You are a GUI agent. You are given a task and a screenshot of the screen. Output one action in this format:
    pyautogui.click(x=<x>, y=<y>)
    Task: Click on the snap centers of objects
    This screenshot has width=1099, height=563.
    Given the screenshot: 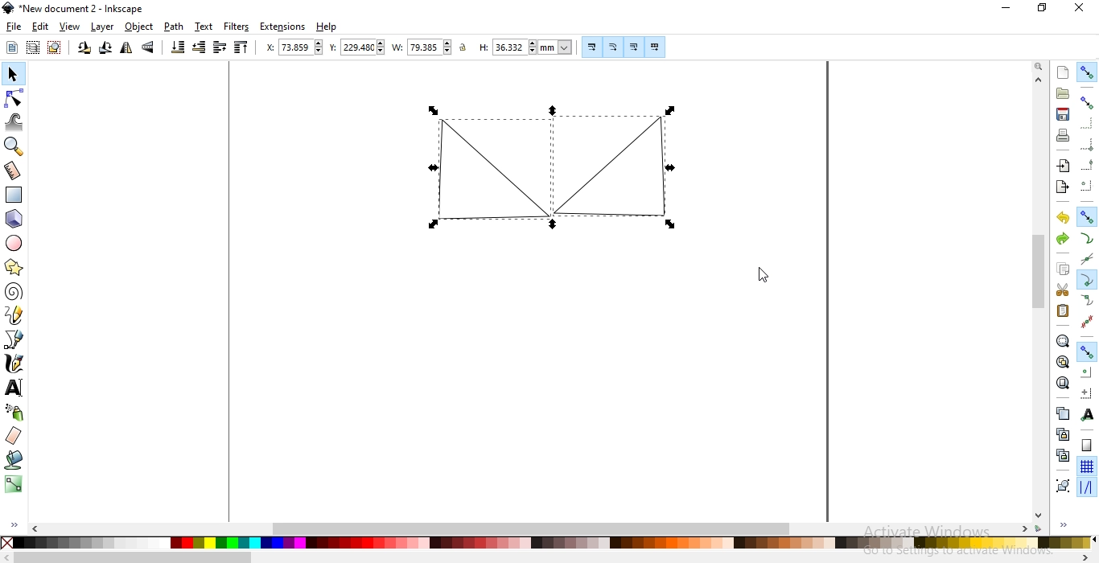 What is the action you would take?
    pyautogui.click(x=1087, y=372)
    